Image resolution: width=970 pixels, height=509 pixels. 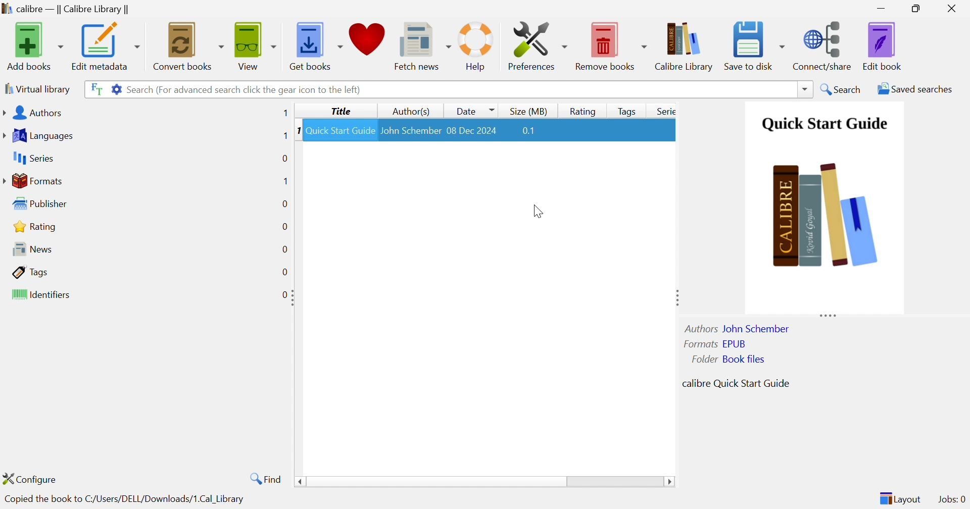 What do you see at coordinates (317, 44) in the screenshot?
I see `Get books` at bounding box center [317, 44].